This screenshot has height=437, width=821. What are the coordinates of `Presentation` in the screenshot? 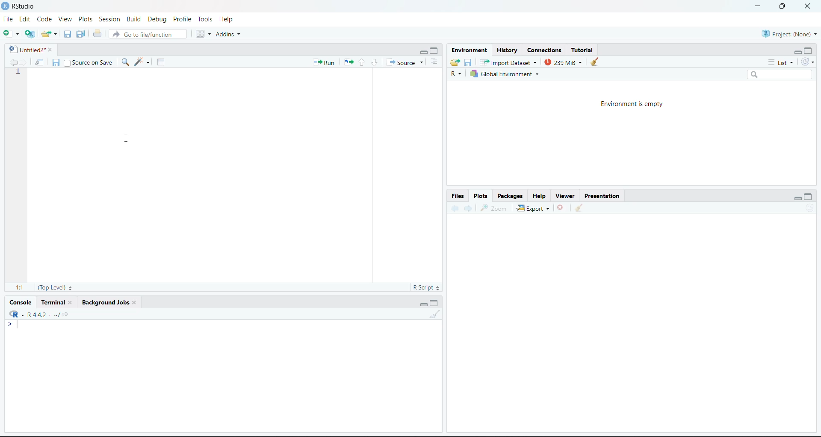 It's located at (602, 195).